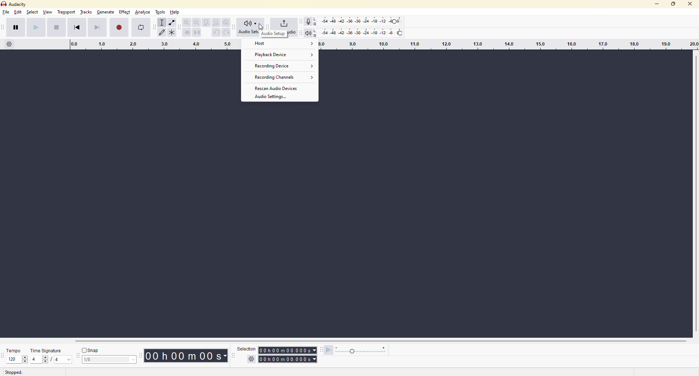 The image size is (699, 376). What do you see at coordinates (37, 27) in the screenshot?
I see `play` at bounding box center [37, 27].